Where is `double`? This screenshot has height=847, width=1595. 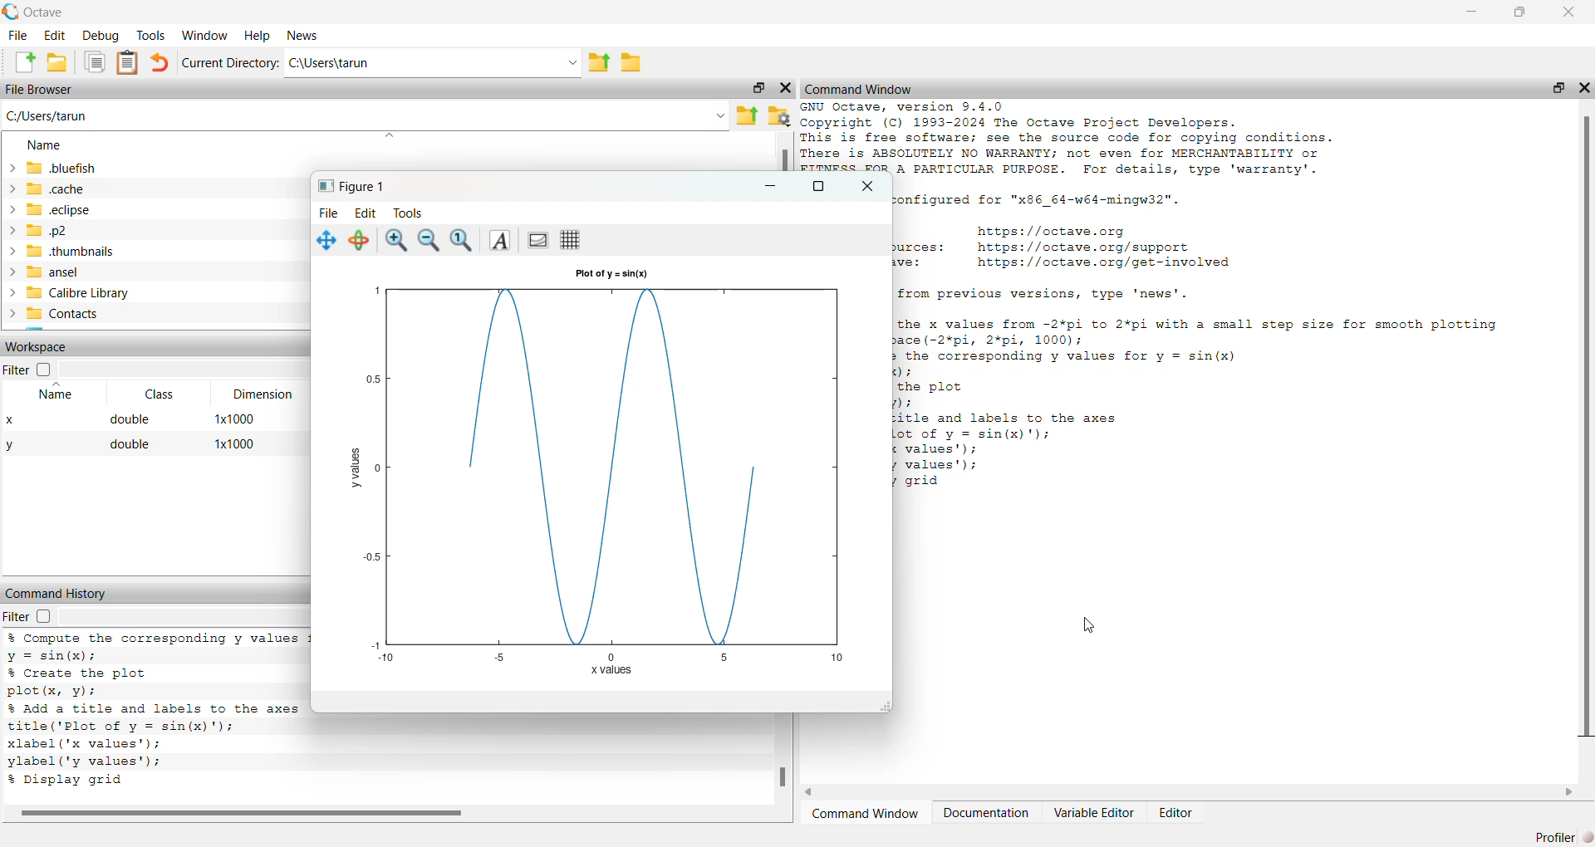
double is located at coordinates (129, 443).